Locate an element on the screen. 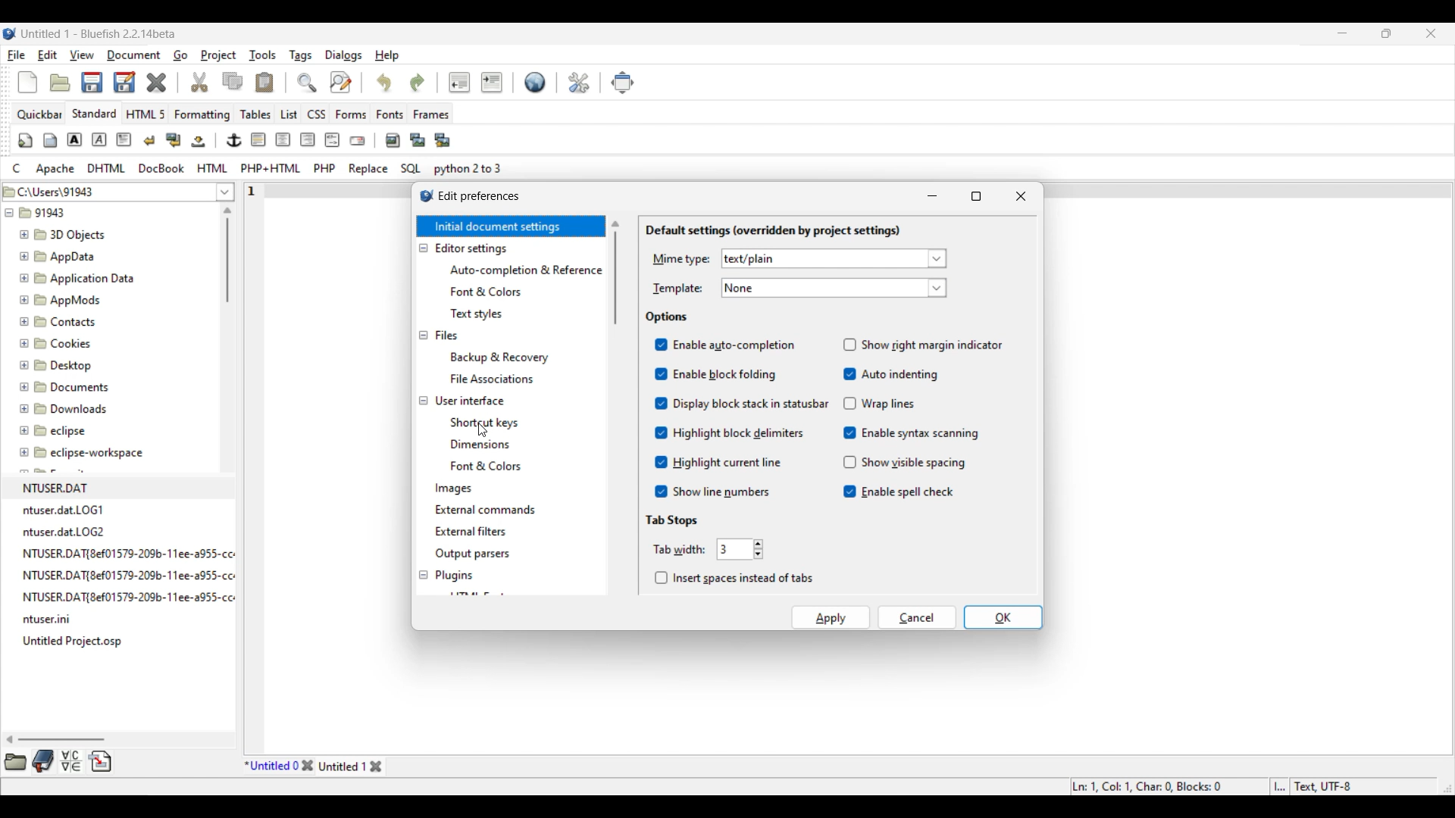  status bar details is located at coordinates (1241, 785).